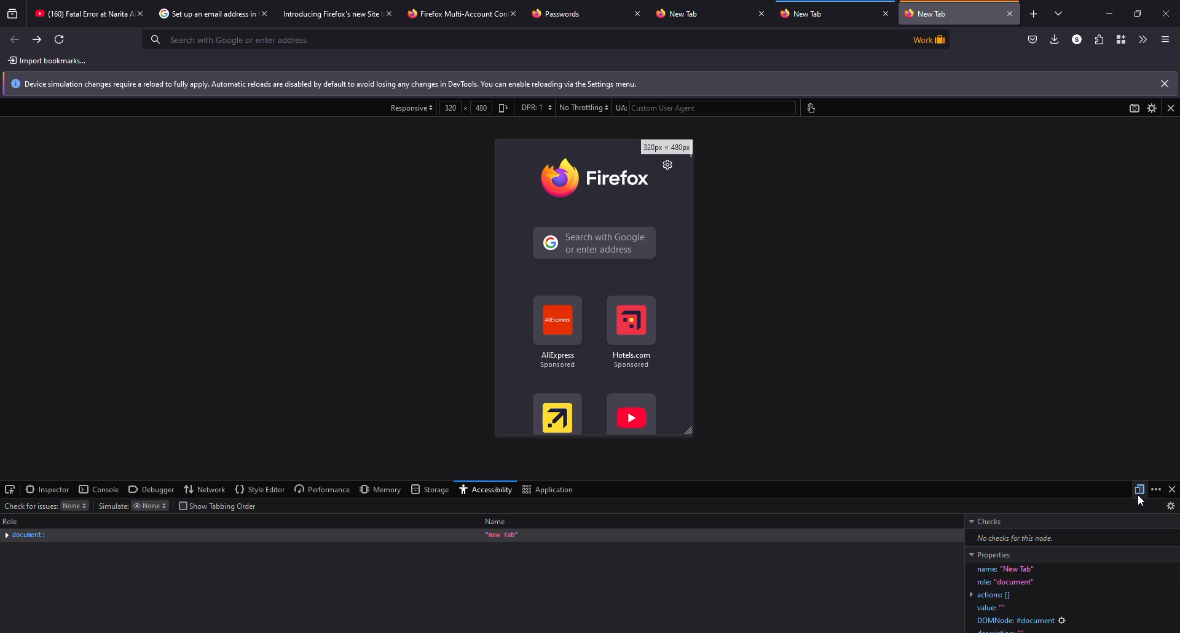 This screenshot has height=633, width=1180. What do you see at coordinates (219, 506) in the screenshot?
I see `show tabbing order` at bounding box center [219, 506].